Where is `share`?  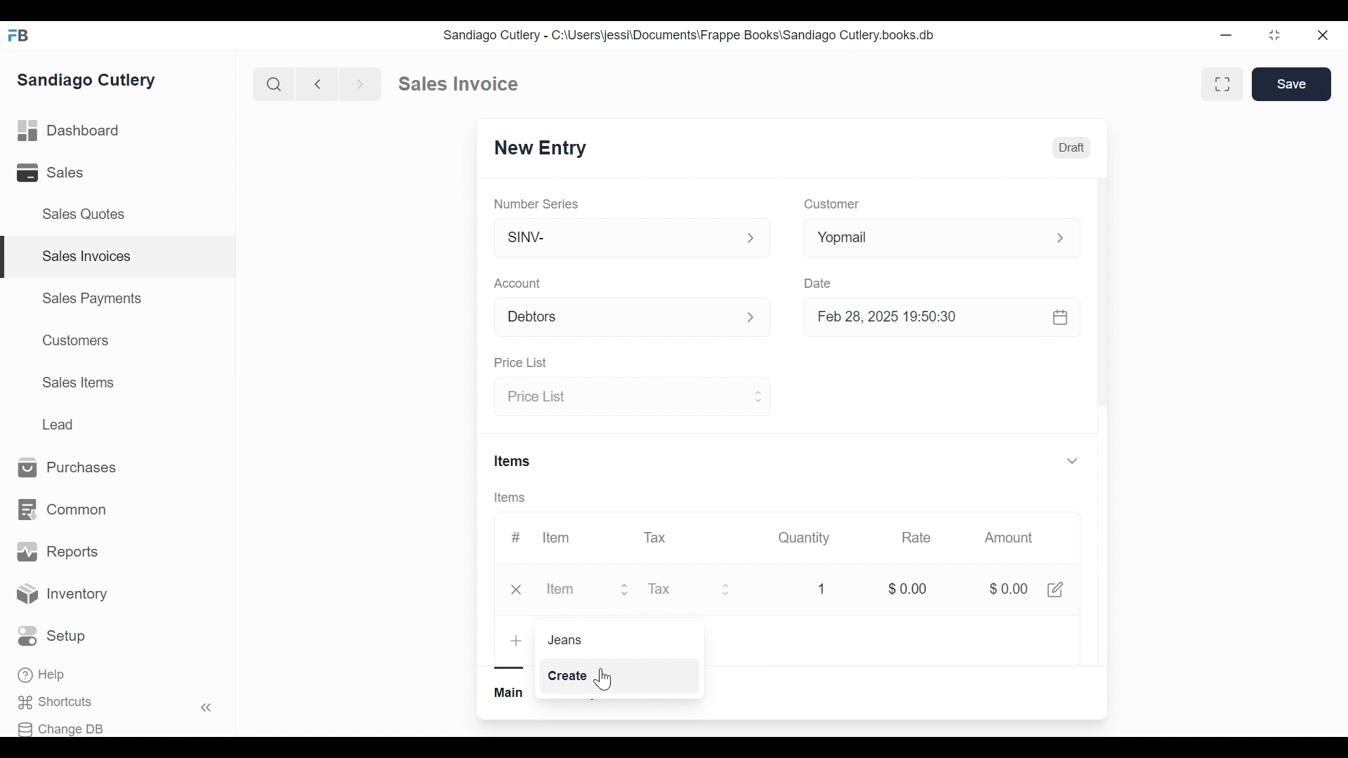
share is located at coordinates (1059, 590).